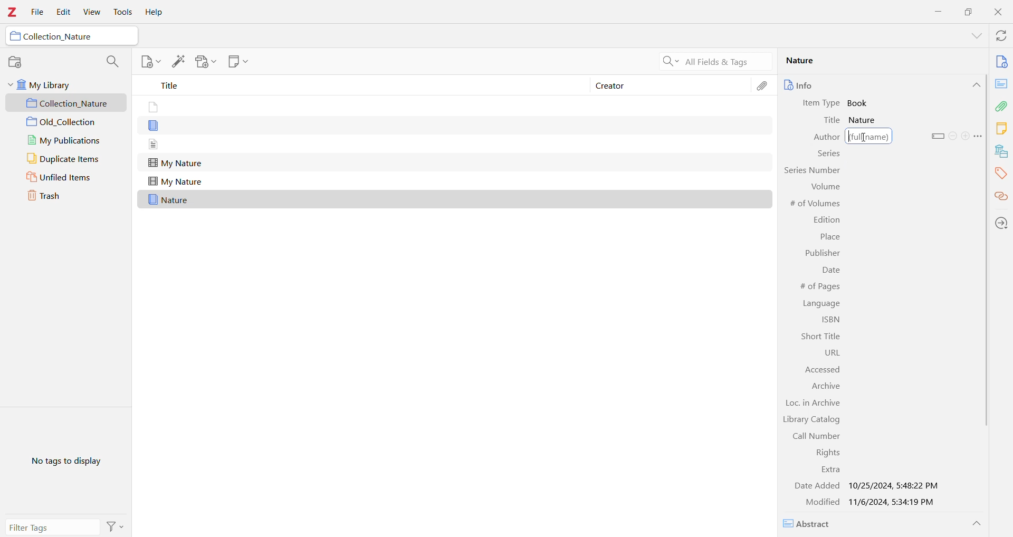  What do you see at coordinates (936, 11) in the screenshot?
I see `Minimize` at bounding box center [936, 11].